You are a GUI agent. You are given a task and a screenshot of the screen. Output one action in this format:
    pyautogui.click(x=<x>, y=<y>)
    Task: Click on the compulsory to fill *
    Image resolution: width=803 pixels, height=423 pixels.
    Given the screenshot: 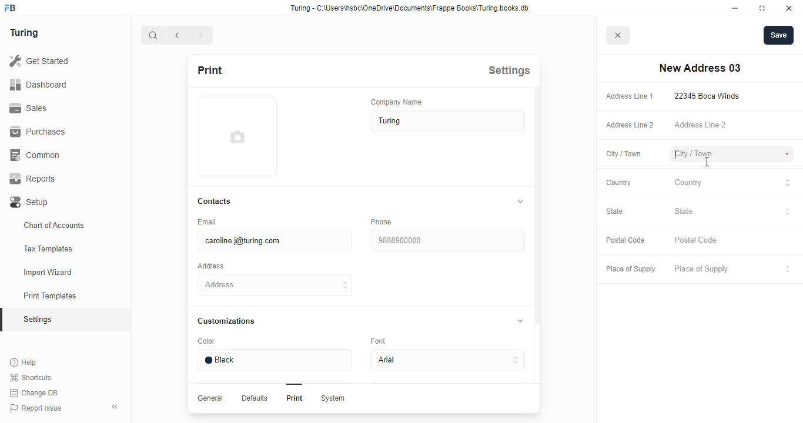 What is the action you would take?
    pyautogui.click(x=787, y=96)
    